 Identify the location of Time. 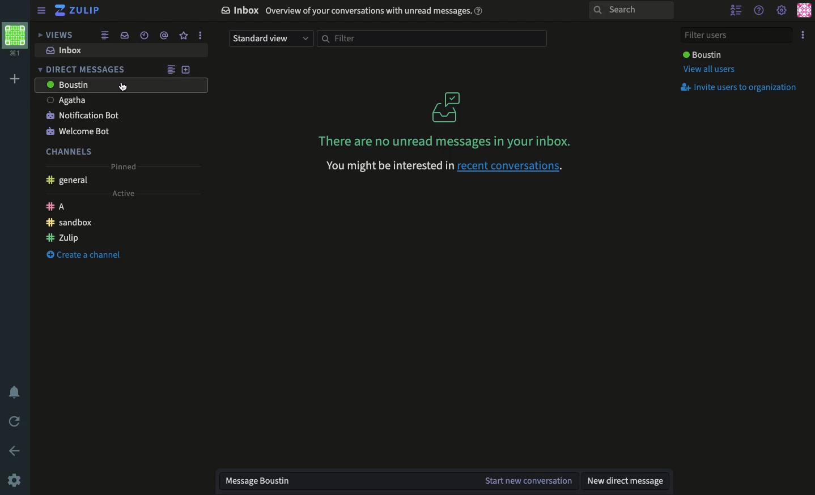
(143, 35).